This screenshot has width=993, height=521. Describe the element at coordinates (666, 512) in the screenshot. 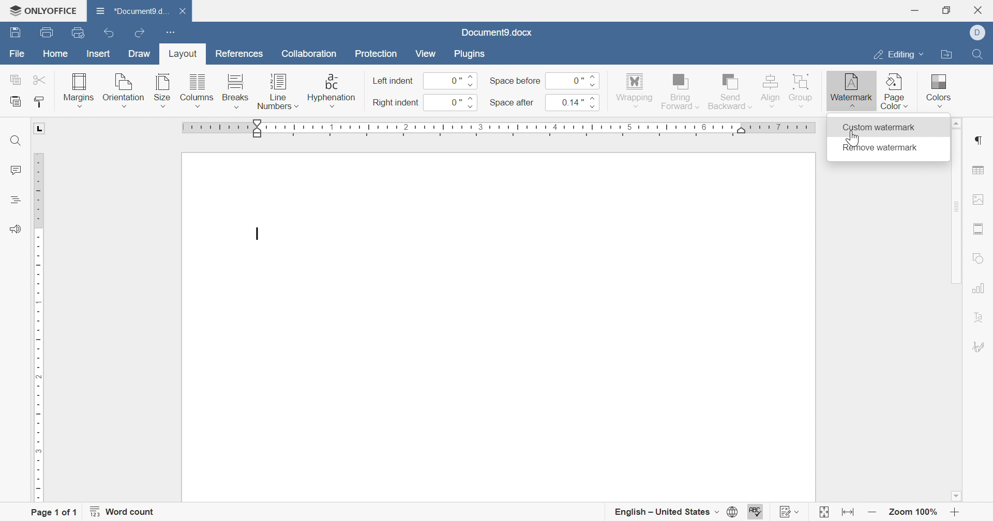

I see `english - united states` at that location.